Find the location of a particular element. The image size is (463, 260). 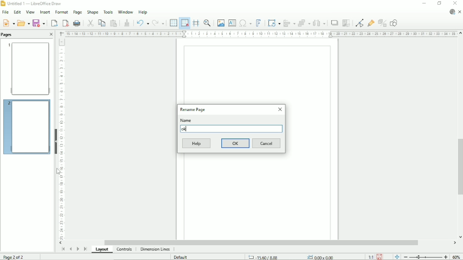

Page added is located at coordinates (26, 126).